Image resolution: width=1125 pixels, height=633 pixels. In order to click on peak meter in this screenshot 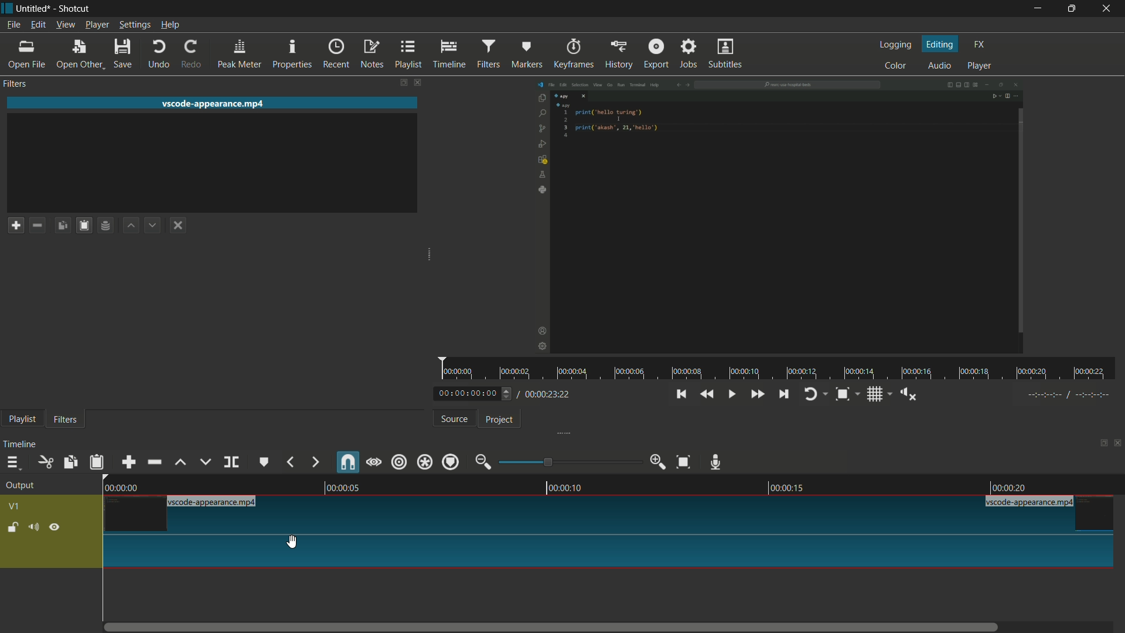, I will do `click(241, 54)`.